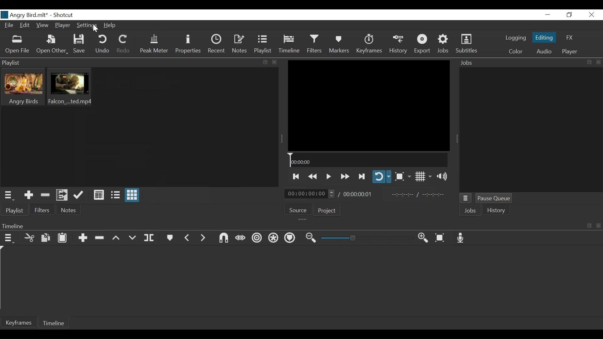 The width and height of the screenshot is (603, 339). What do you see at coordinates (263, 45) in the screenshot?
I see `Playlist` at bounding box center [263, 45].